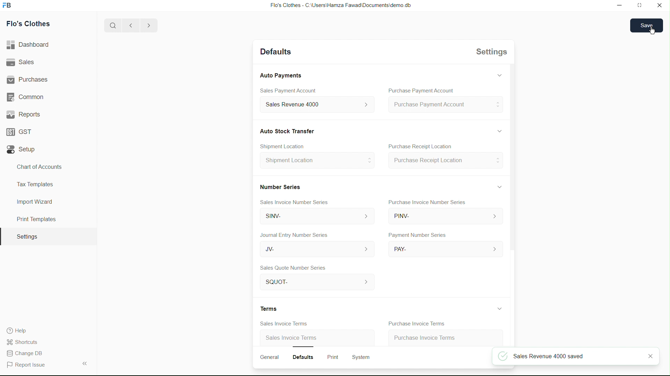  I want to click on sales Payment Account, so click(315, 104).